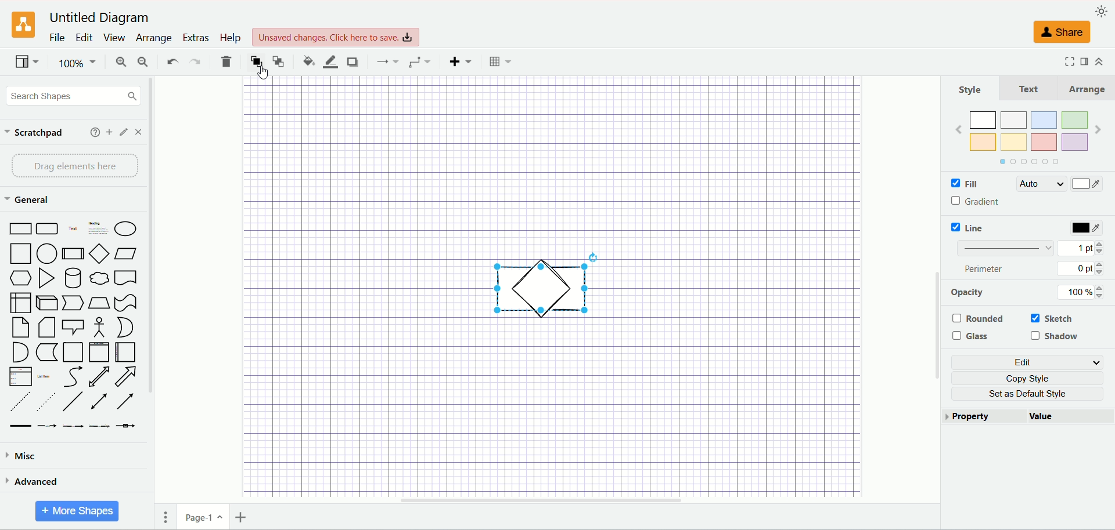  I want to click on shadow, so click(353, 61).